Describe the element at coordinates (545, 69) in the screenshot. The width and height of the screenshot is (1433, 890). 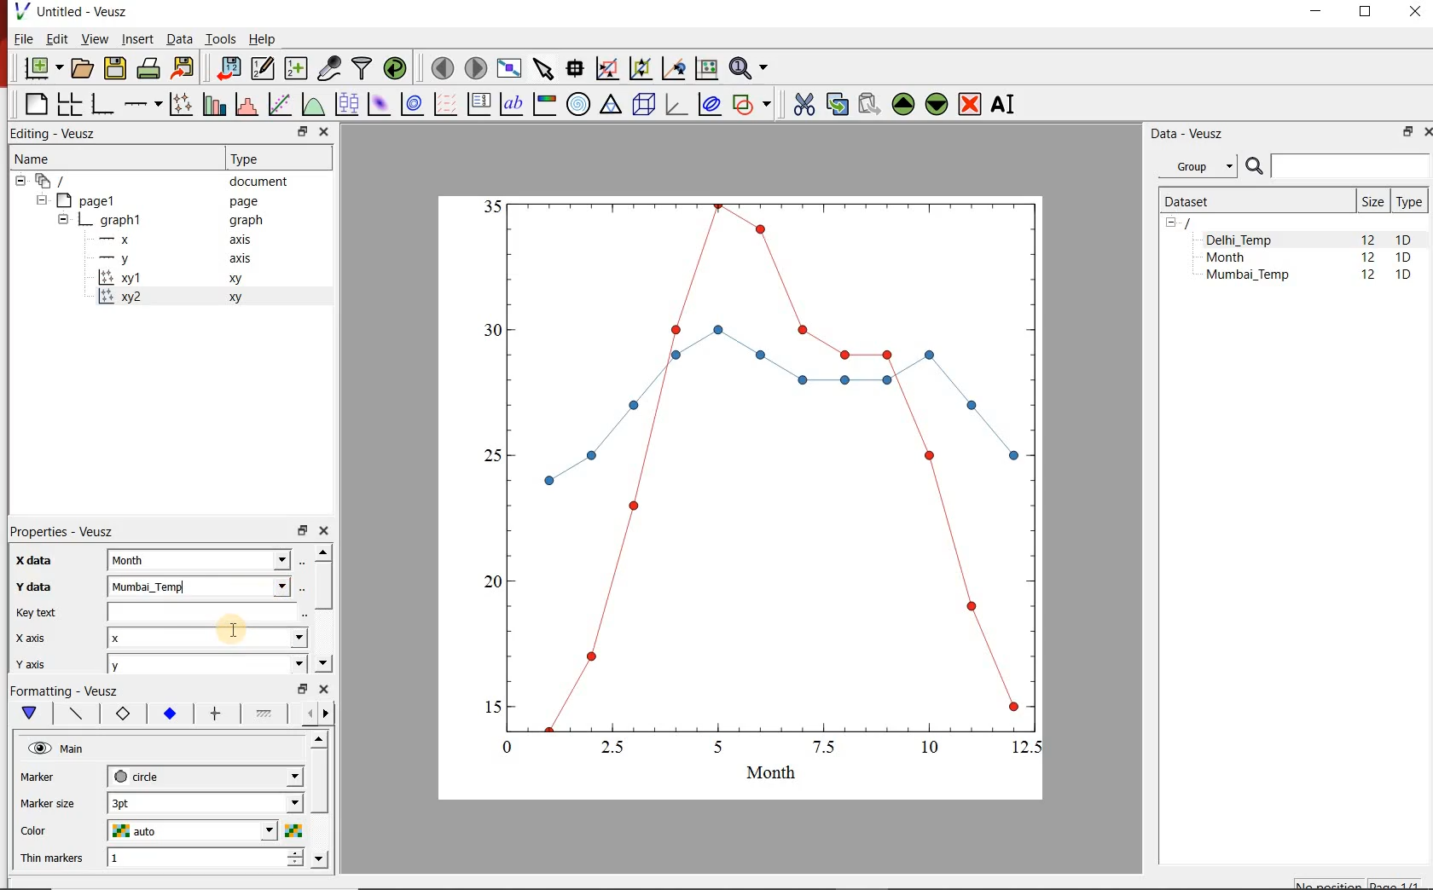
I see `select items from the graph or scroll` at that location.